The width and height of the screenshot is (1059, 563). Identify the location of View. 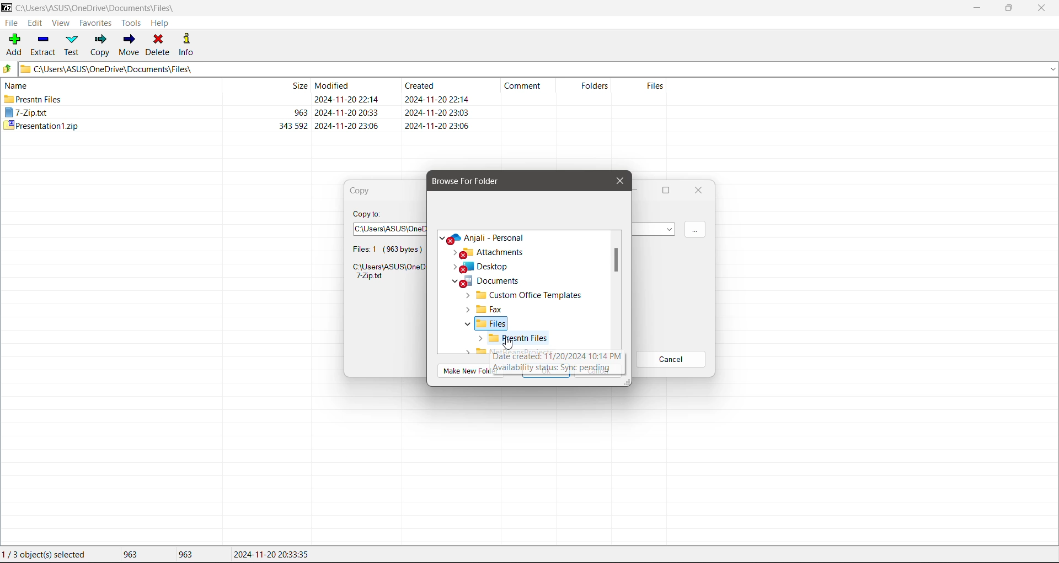
(61, 24).